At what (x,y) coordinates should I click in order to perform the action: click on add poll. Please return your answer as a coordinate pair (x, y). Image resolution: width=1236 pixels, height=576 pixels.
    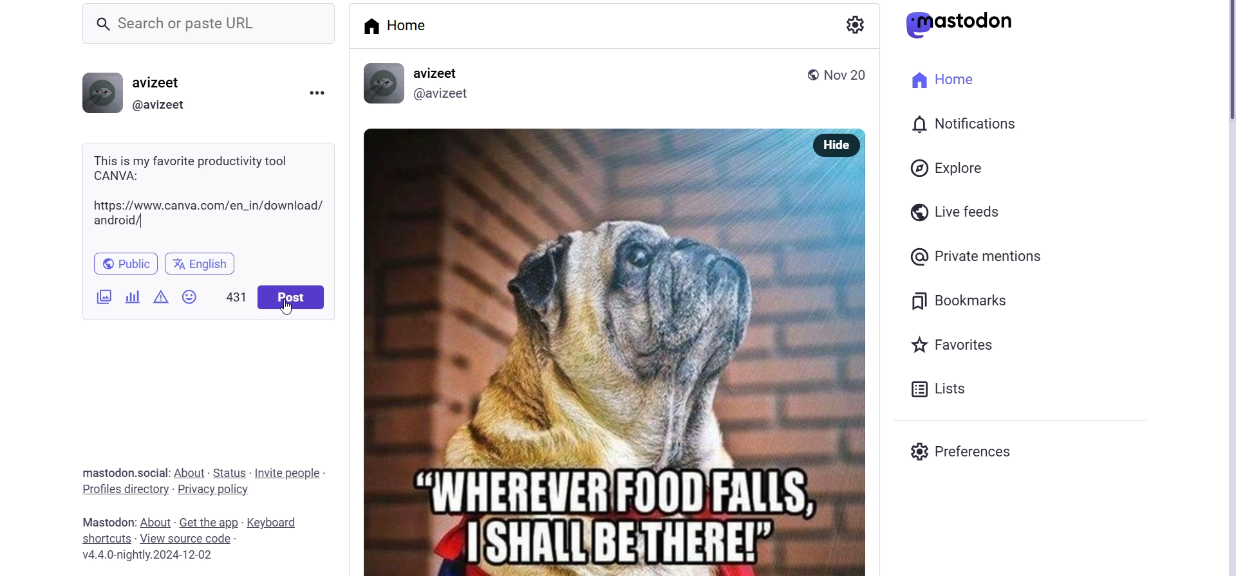
    Looking at the image, I should click on (132, 295).